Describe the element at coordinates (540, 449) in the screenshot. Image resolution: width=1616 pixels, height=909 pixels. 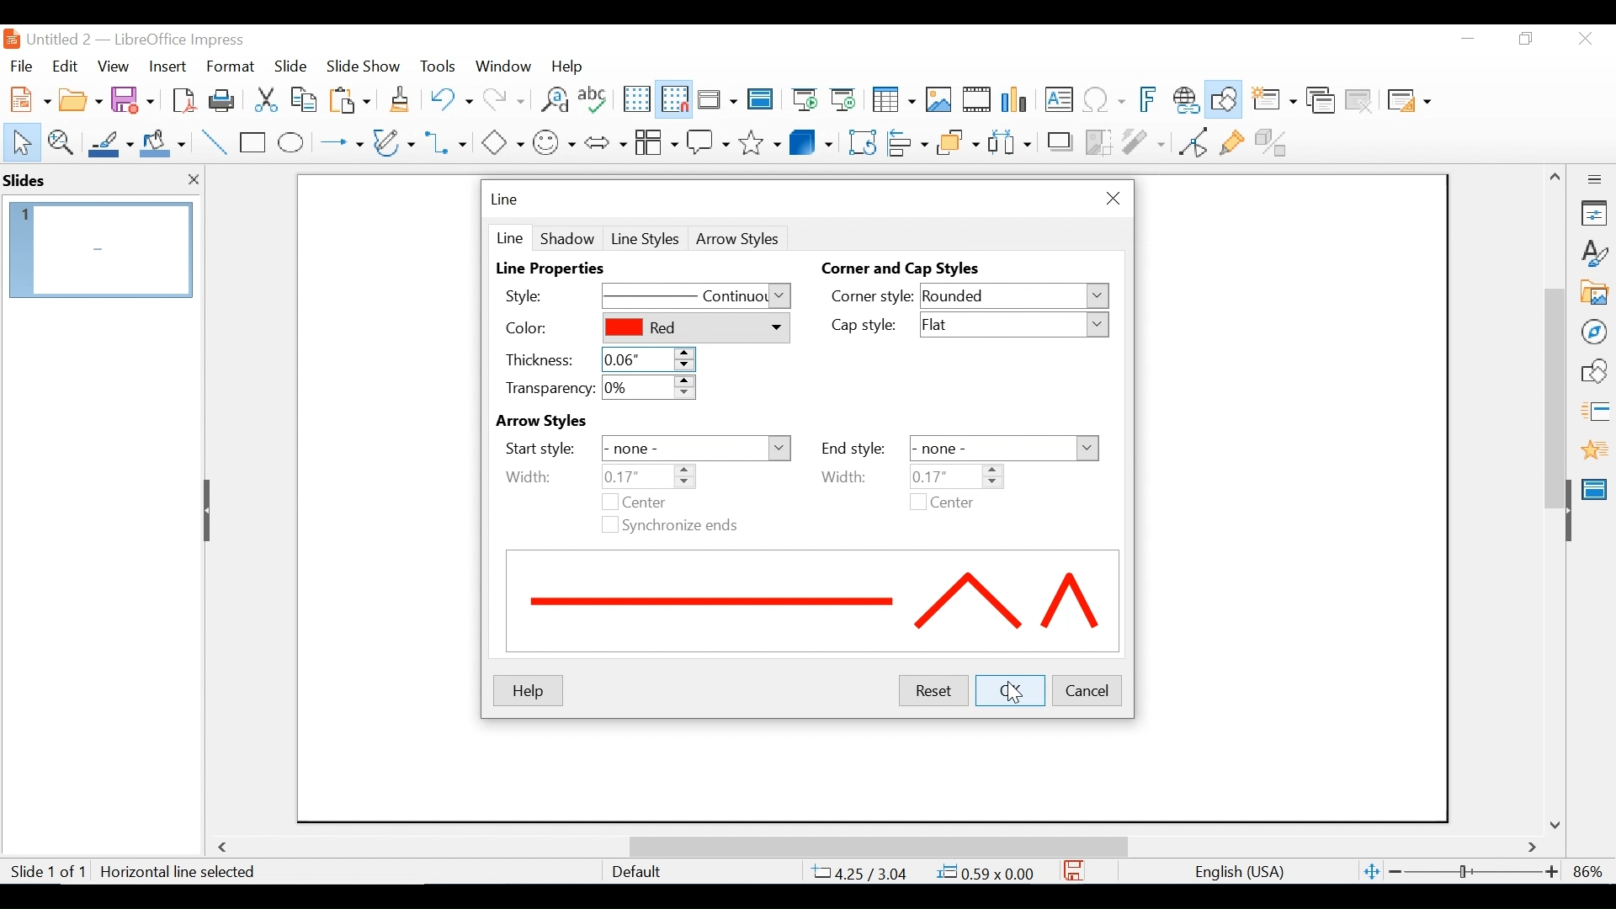
I see `Start Style` at that location.